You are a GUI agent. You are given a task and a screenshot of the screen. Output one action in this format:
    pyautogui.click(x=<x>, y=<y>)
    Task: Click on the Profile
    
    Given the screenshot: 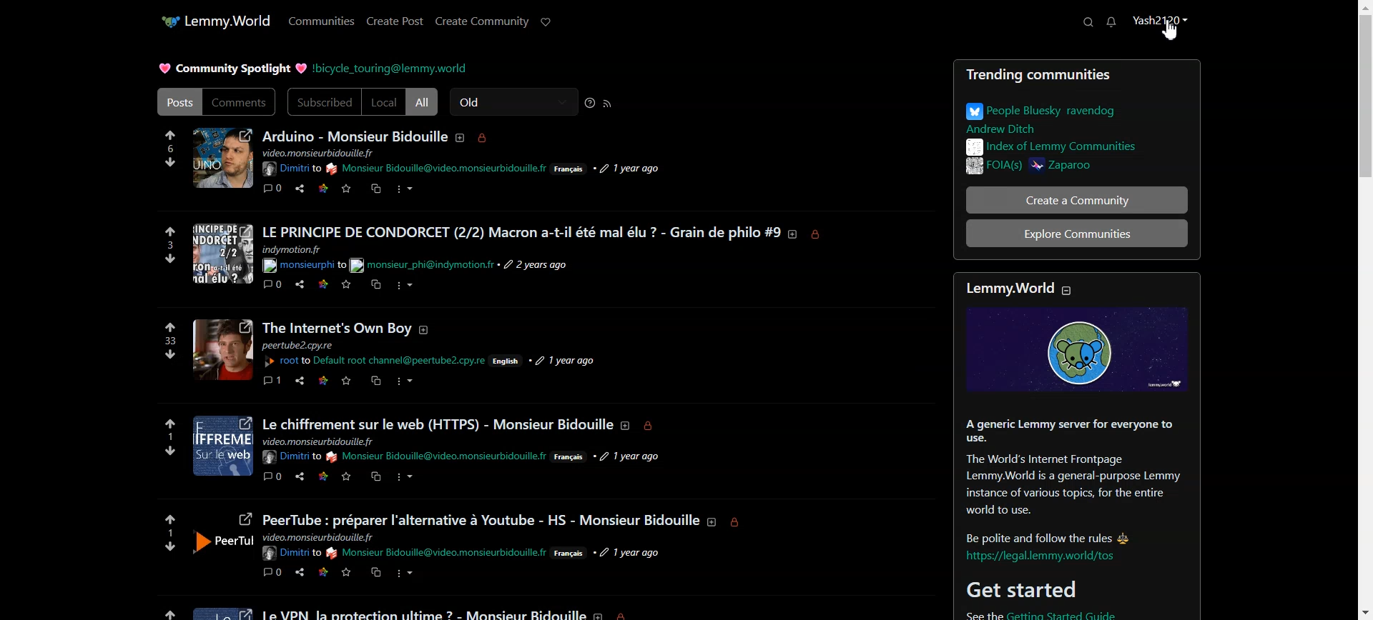 What is the action you would take?
    pyautogui.click(x=1159, y=27)
    